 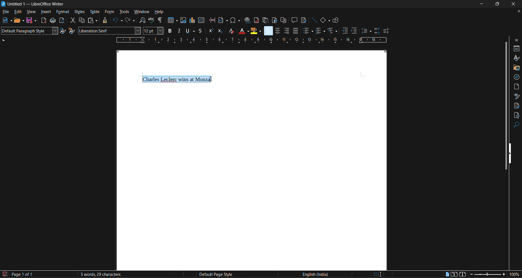 What do you see at coordinates (124, 12) in the screenshot?
I see `tools` at bounding box center [124, 12].